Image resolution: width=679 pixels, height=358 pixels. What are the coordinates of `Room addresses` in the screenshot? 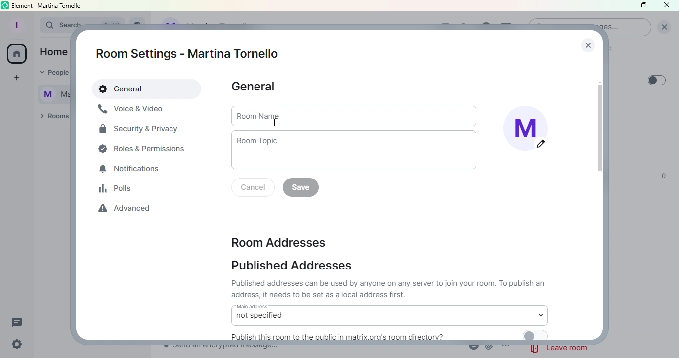 It's located at (278, 241).